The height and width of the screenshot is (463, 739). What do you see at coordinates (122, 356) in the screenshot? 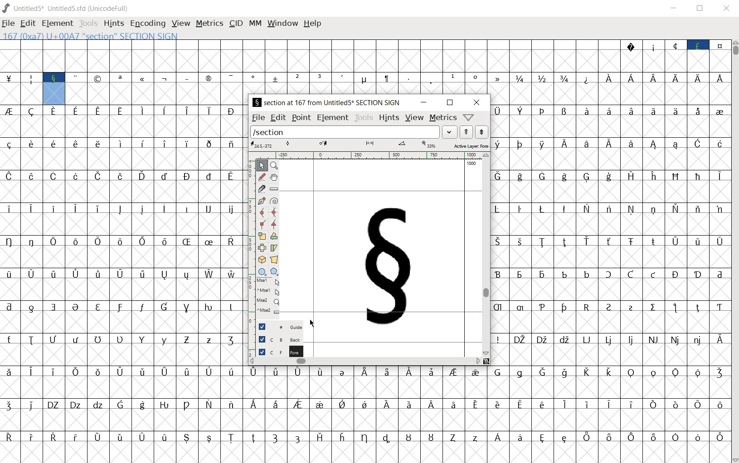
I see `empty cells` at bounding box center [122, 356].